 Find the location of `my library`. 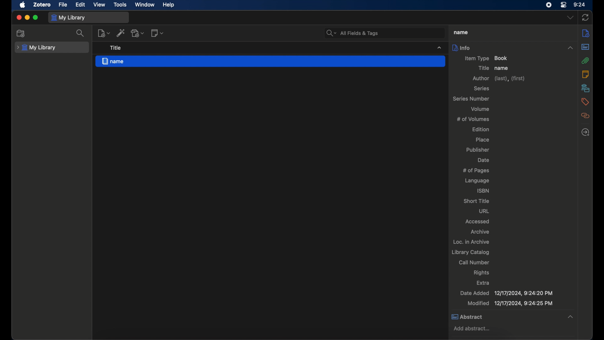

my library is located at coordinates (36, 48).